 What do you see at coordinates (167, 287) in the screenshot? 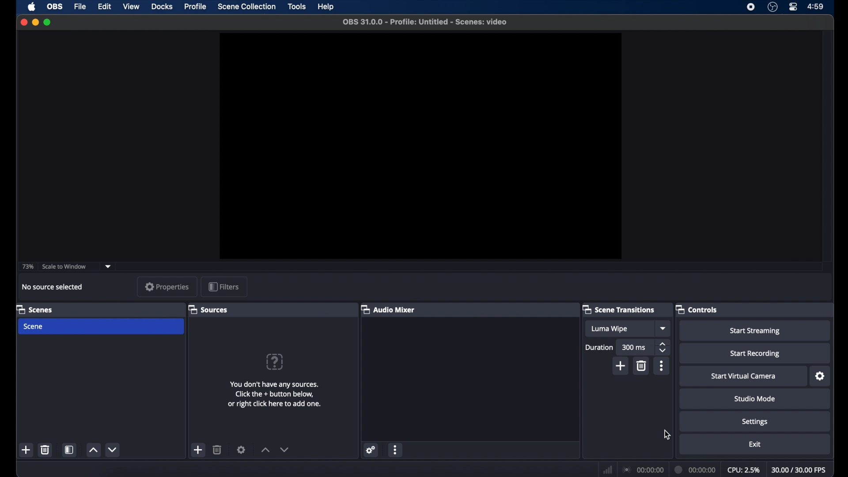
I see `properties` at bounding box center [167, 287].